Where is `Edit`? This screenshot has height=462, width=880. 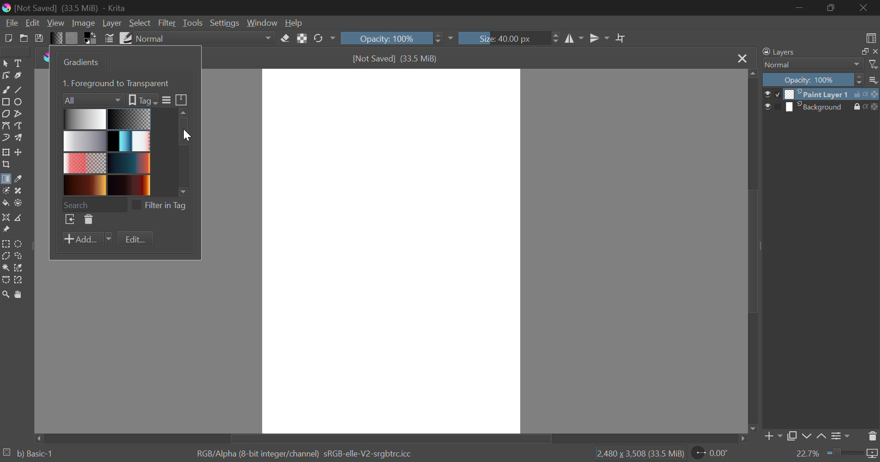
Edit is located at coordinates (33, 23).